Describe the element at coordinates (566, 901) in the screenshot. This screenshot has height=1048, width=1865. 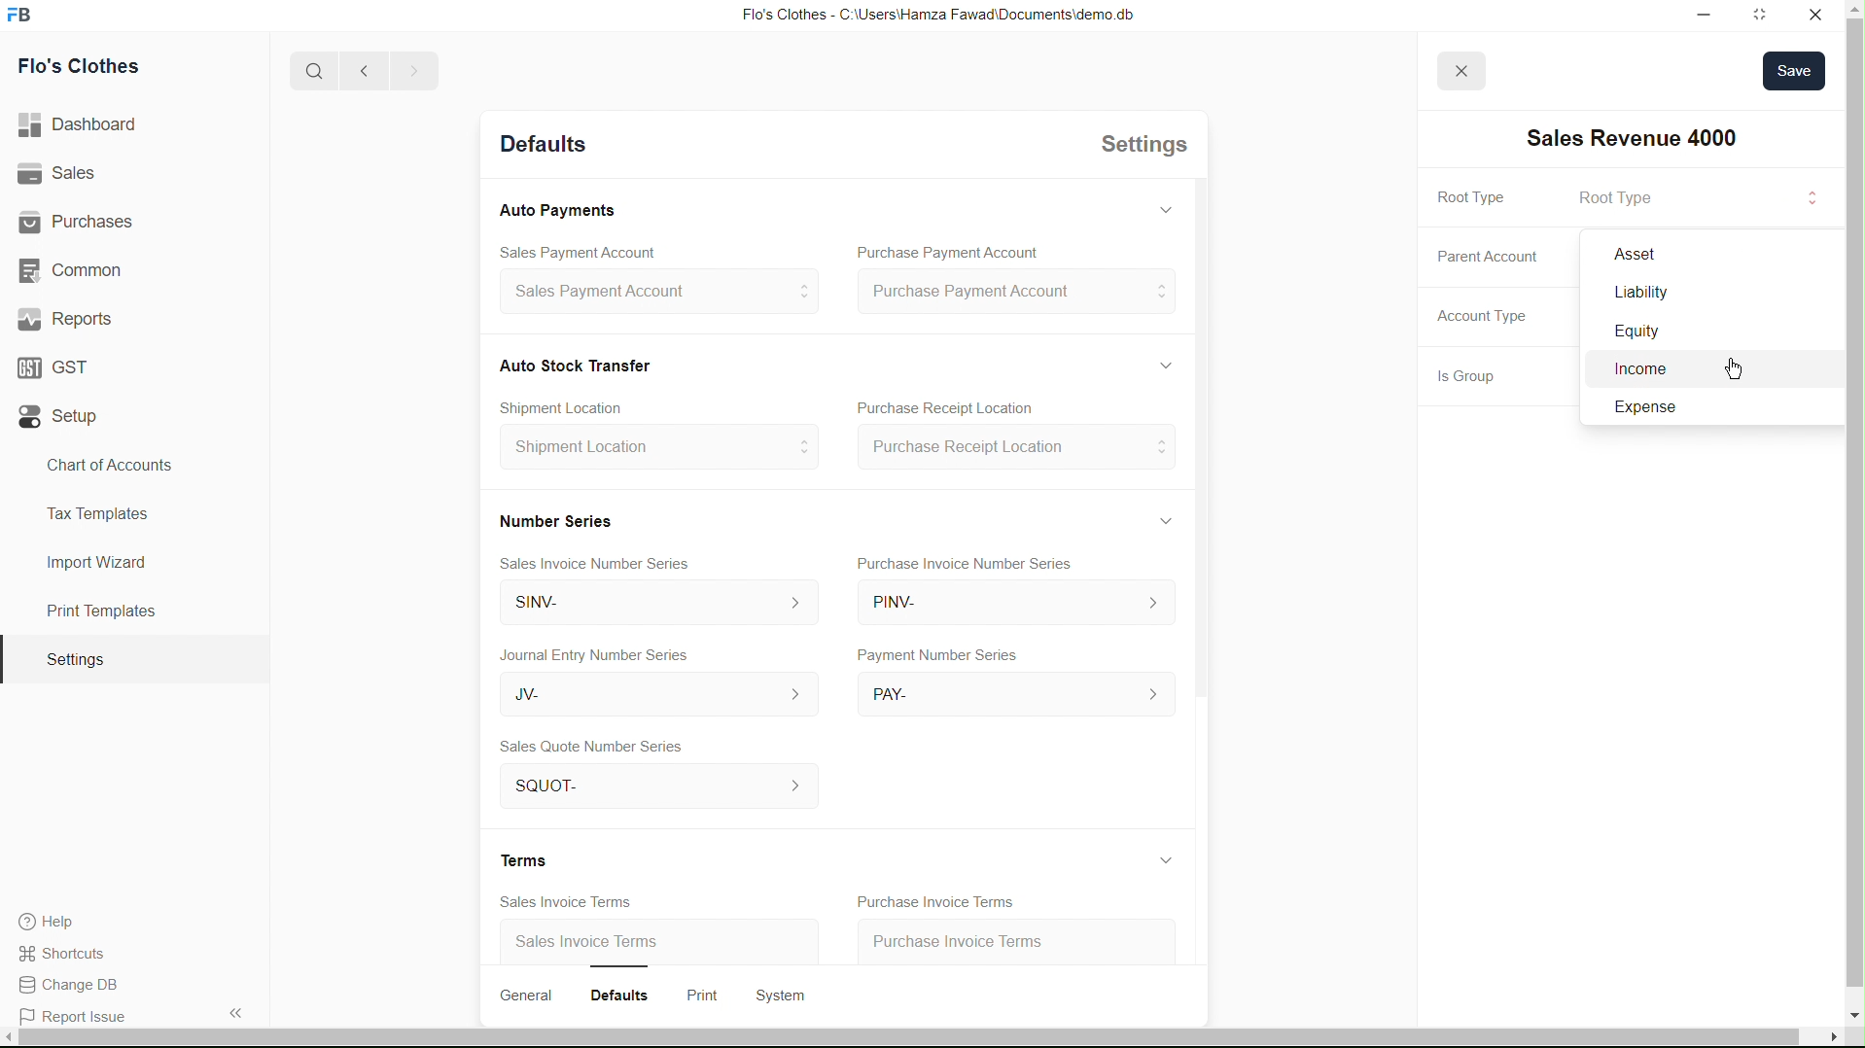
I see `Sales Invoice Terms` at that location.